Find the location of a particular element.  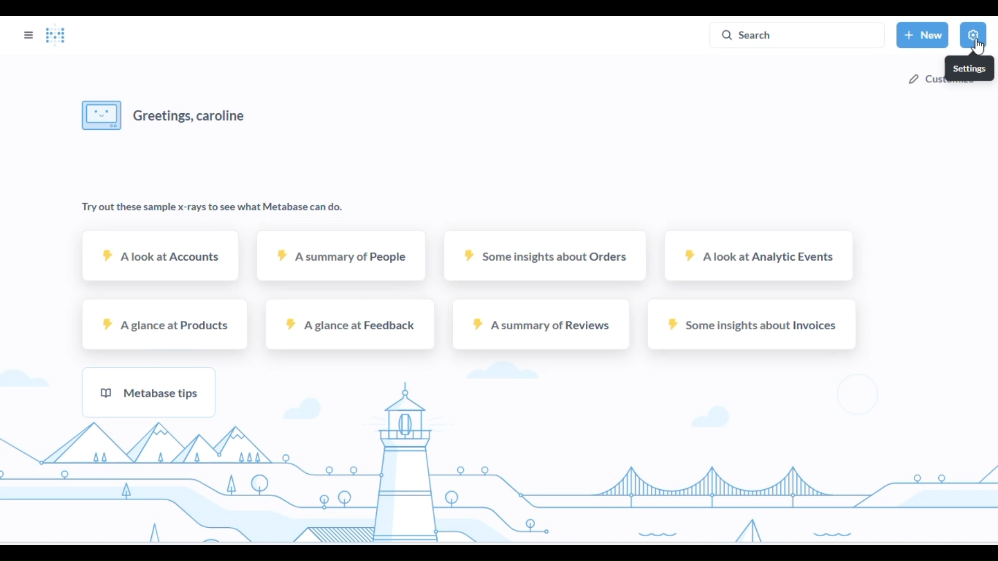

a look at accounts is located at coordinates (161, 255).